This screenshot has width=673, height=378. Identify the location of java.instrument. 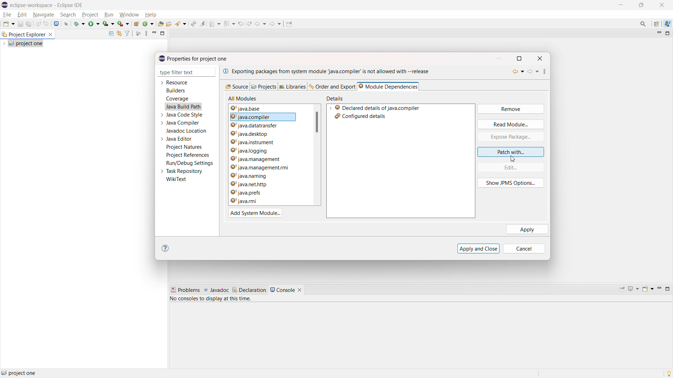
(266, 142).